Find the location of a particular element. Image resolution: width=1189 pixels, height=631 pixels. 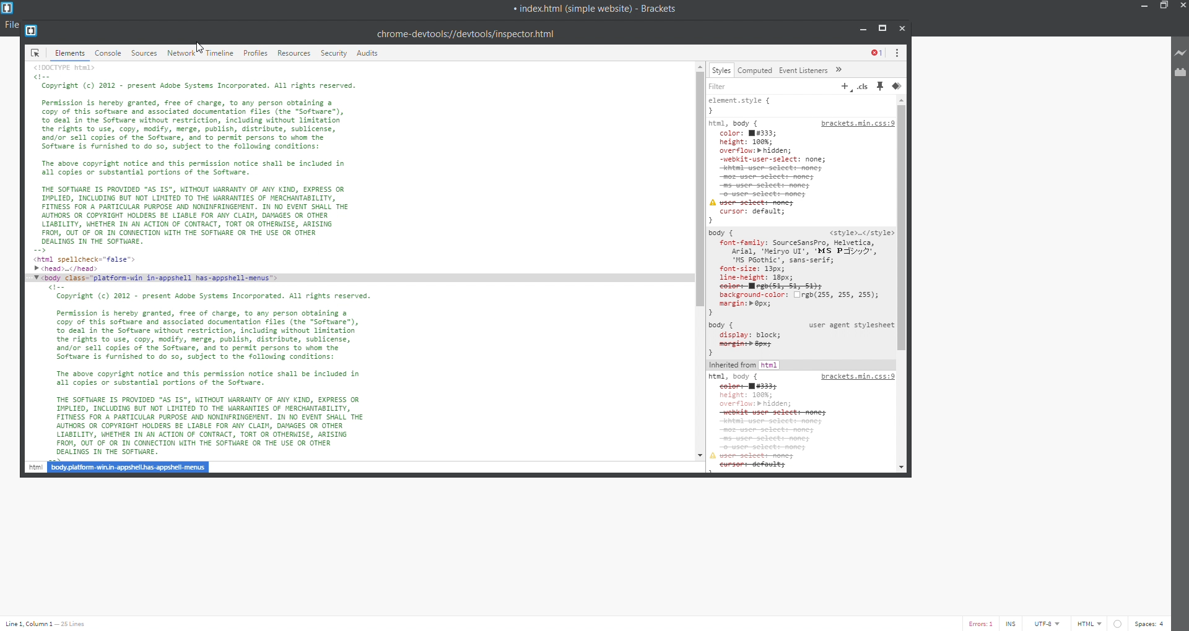

extension manager is located at coordinates (1179, 77).